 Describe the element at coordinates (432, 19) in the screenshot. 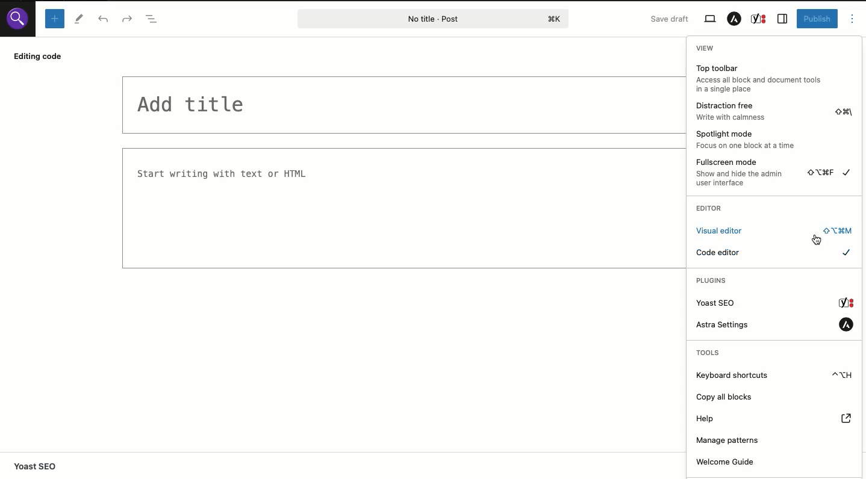

I see `Post` at that location.